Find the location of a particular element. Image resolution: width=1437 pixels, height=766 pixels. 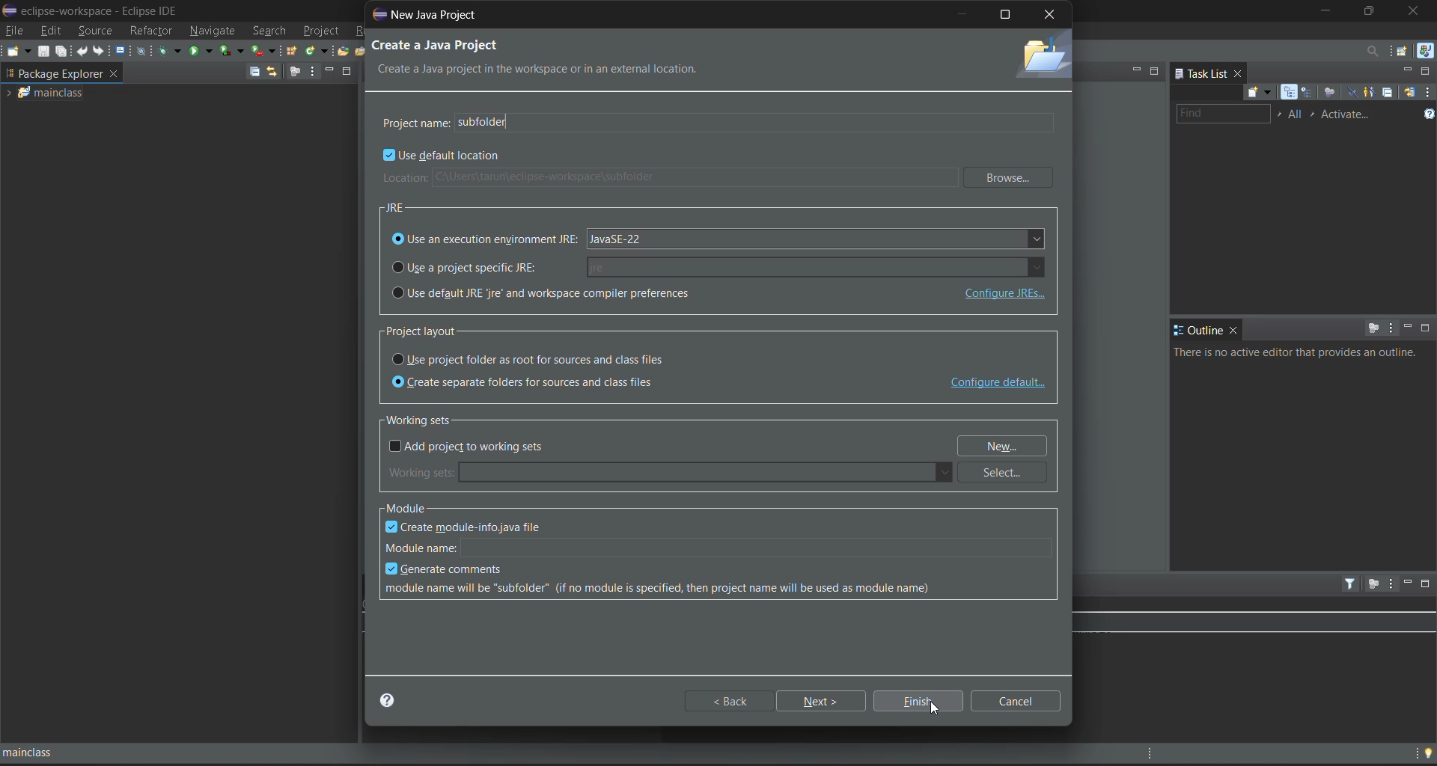

maximize is located at coordinates (1428, 72).